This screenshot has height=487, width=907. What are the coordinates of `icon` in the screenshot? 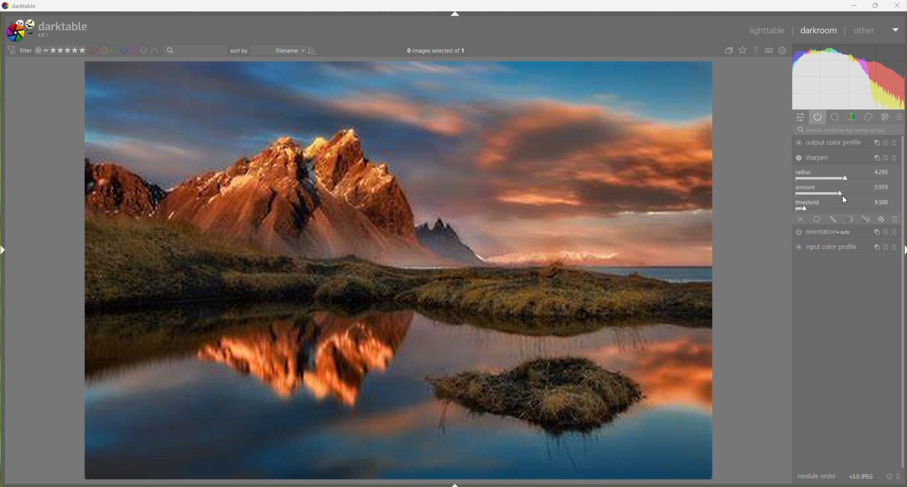 It's located at (10, 50).